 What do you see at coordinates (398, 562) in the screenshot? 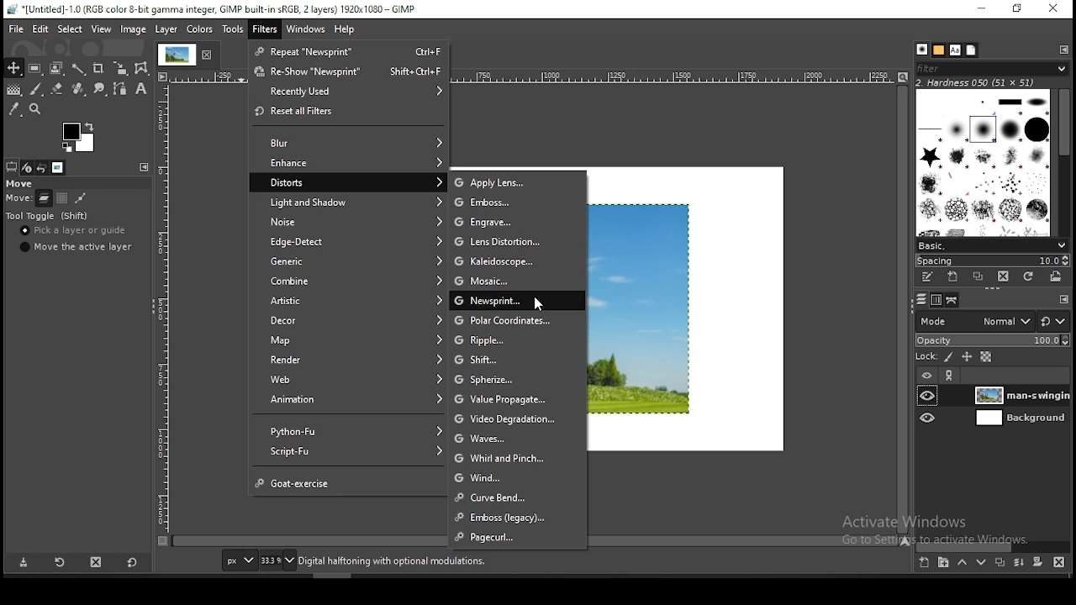
I see `Digital halftoning with optional modulations.` at bounding box center [398, 562].